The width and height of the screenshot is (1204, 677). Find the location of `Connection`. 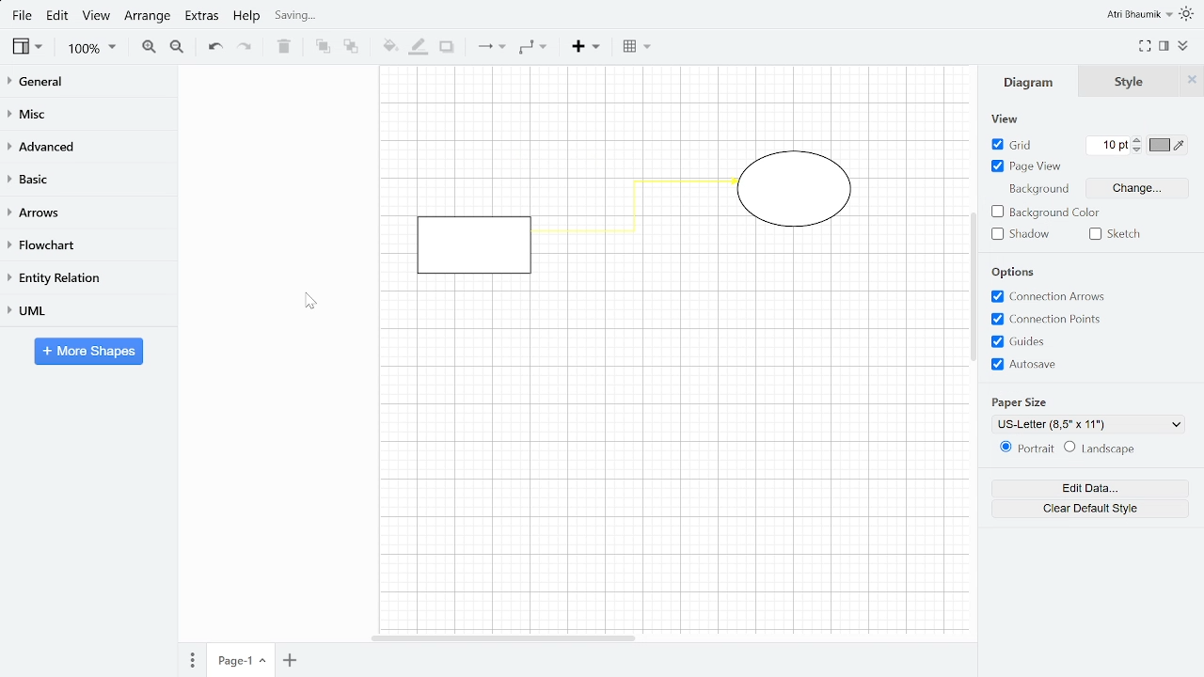

Connection is located at coordinates (492, 47).